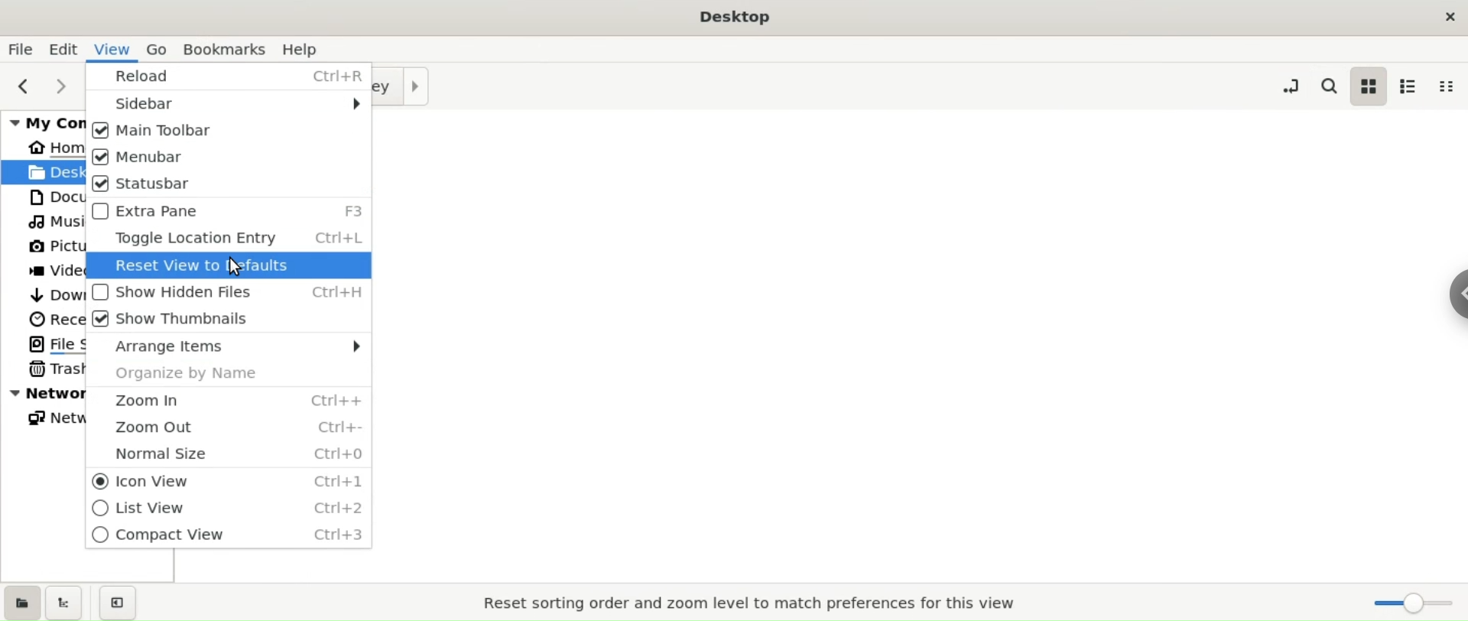 Image resolution: width=1468 pixels, height=621 pixels. Describe the element at coordinates (1327, 85) in the screenshot. I see `search` at that location.